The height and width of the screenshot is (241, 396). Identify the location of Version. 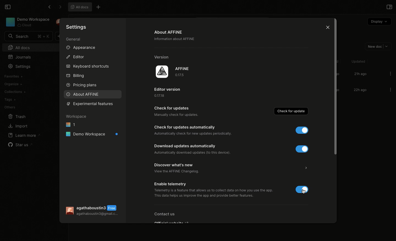
(163, 57).